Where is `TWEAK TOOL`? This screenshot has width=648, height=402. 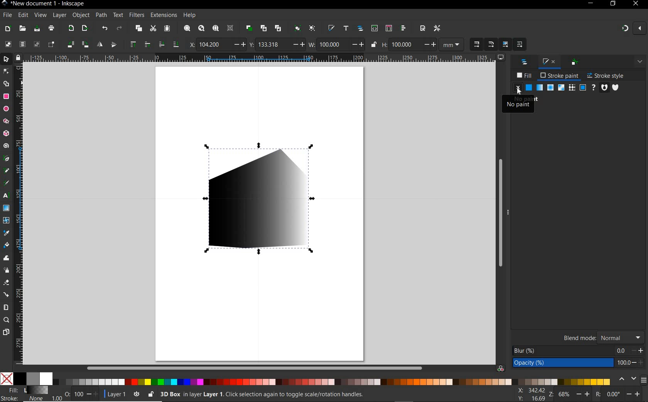
TWEAK TOOL is located at coordinates (6, 258).